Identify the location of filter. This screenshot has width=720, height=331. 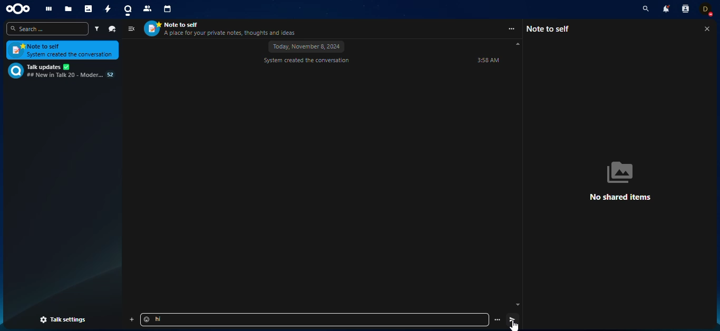
(96, 29).